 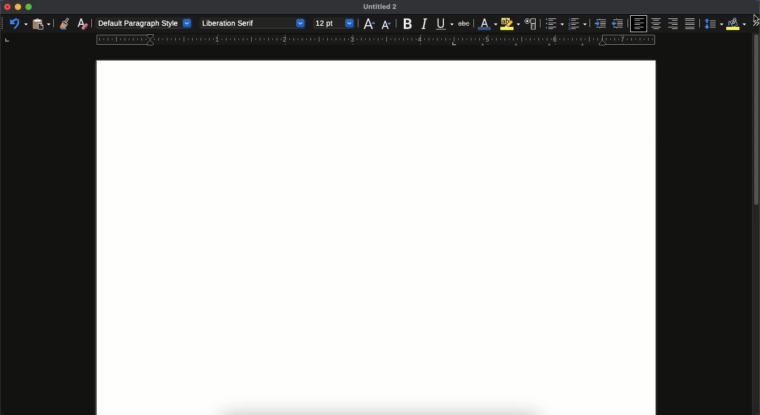 I want to click on font color, so click(x=487, y=23).